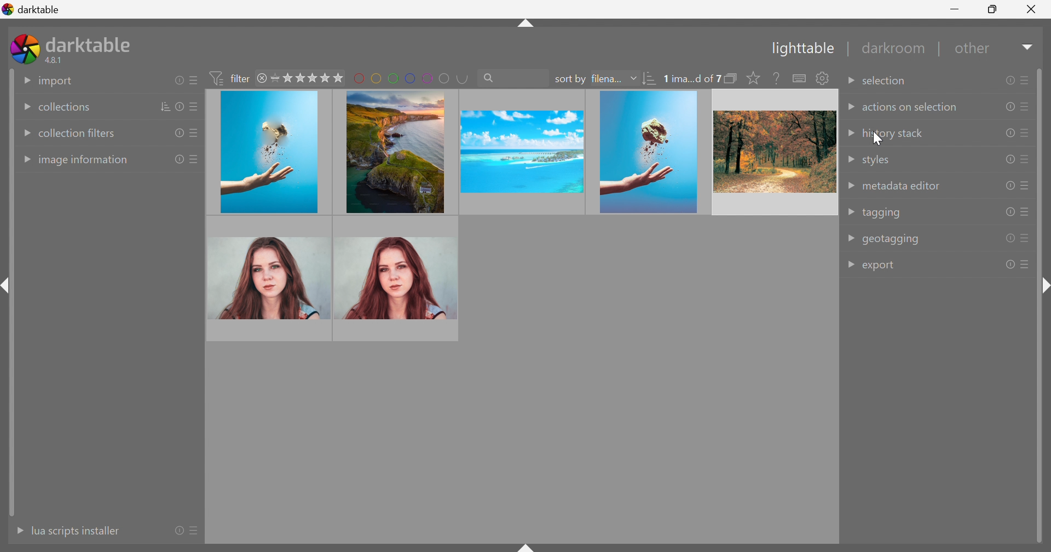 The width and height of the screenshot is (1051, 552). I want to click on filena..., so click(605, 79).